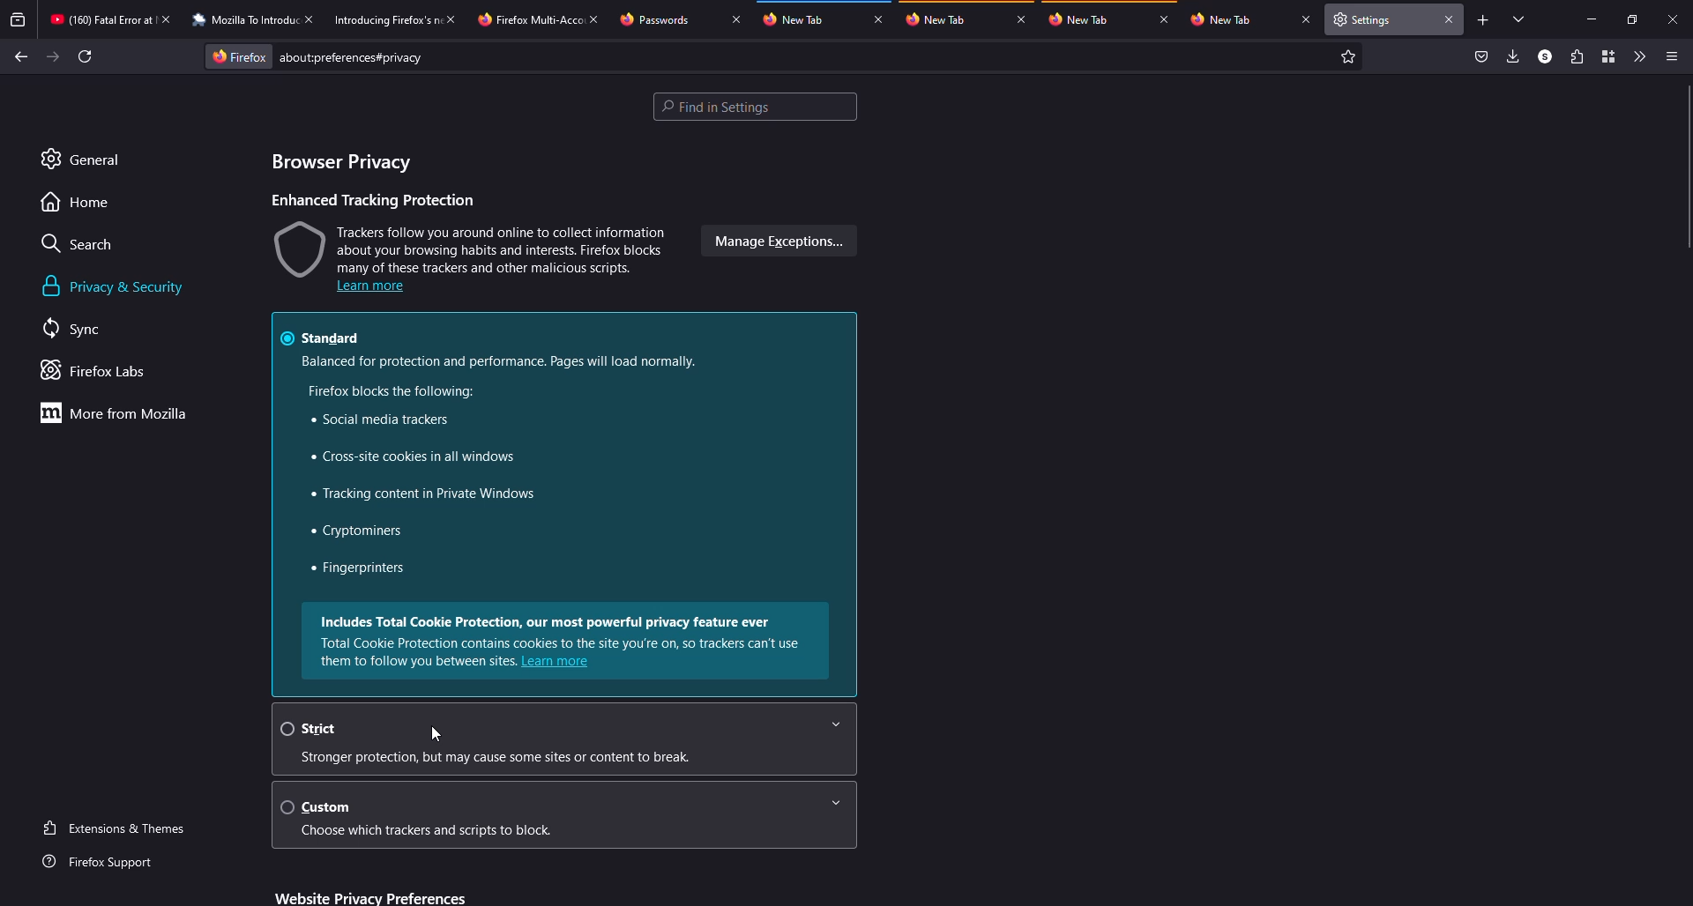  I want to click on view tab, so click(1520, 19).